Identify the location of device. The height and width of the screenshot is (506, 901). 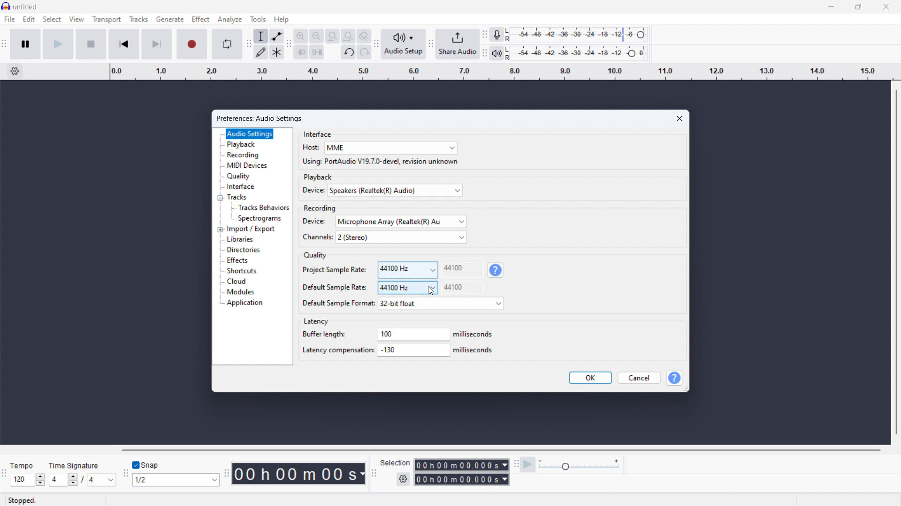
(311, 191).